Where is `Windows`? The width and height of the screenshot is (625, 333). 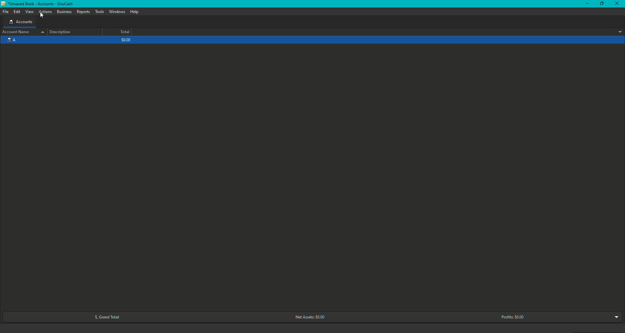
Windows is located at coordinates (117, 12).